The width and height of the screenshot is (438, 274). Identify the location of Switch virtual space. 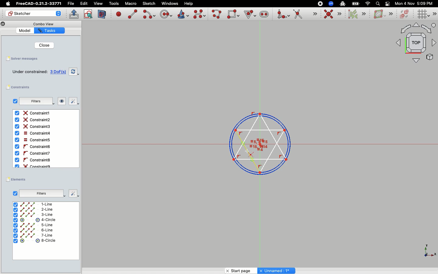
(405, 14).